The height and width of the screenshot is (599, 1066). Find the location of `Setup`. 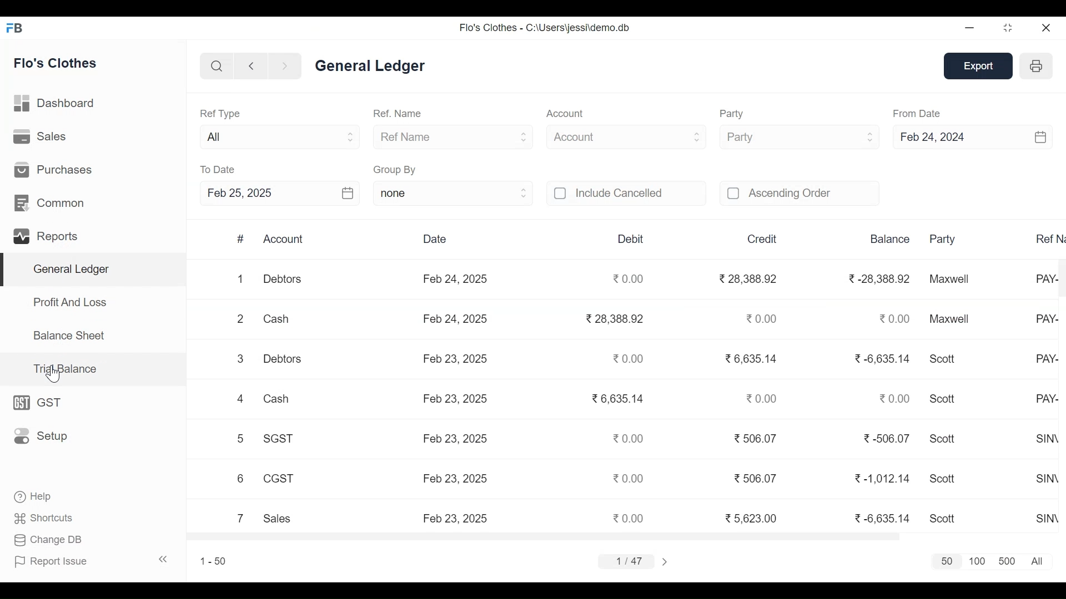

Setup is located at coordinates (41, 436).